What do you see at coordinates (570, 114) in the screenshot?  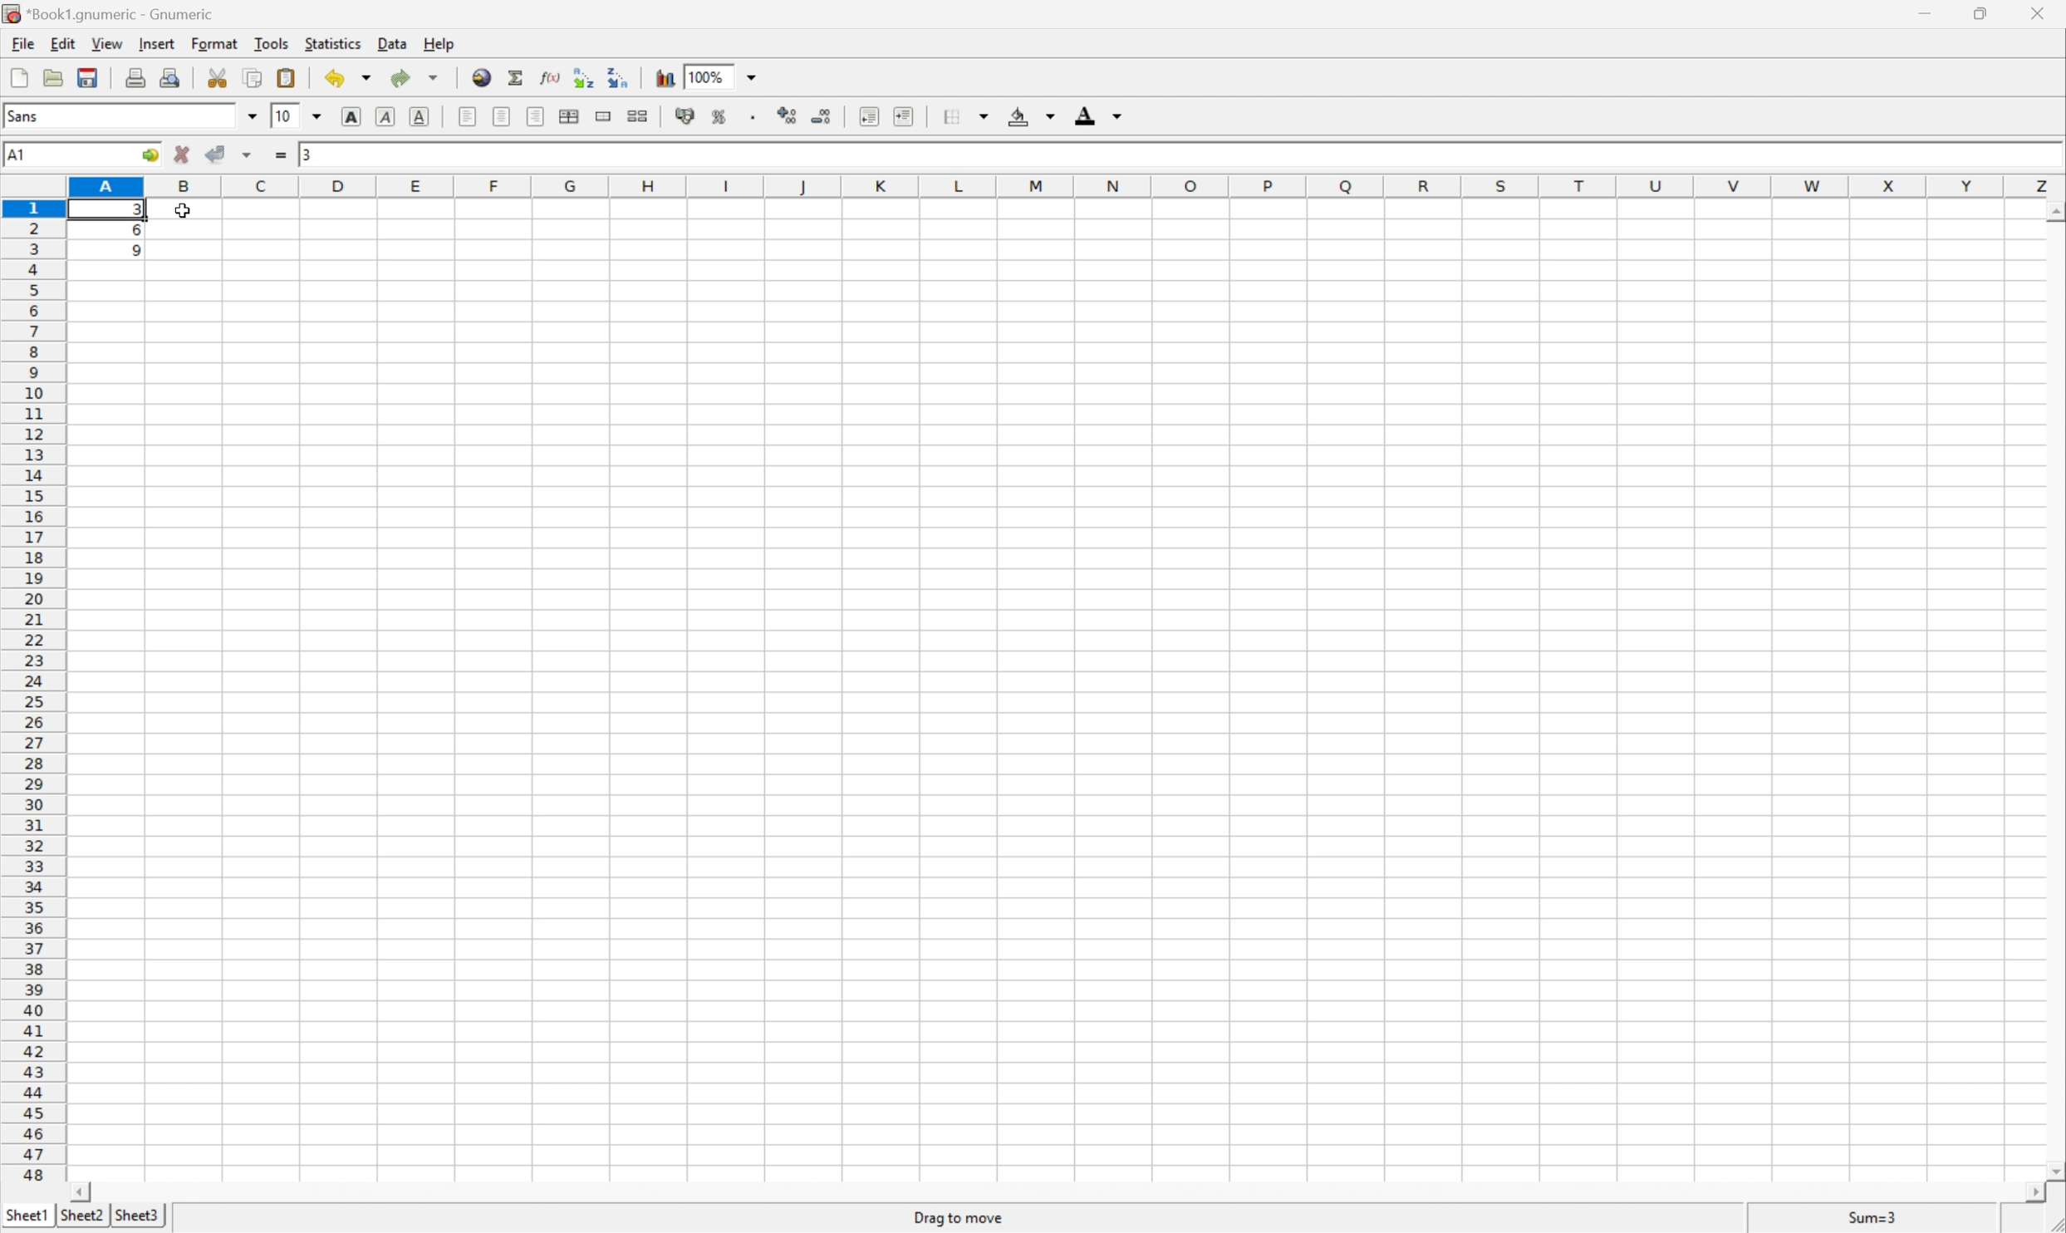 I see `Center horizontally across selection` at bounding box center [570, 114].